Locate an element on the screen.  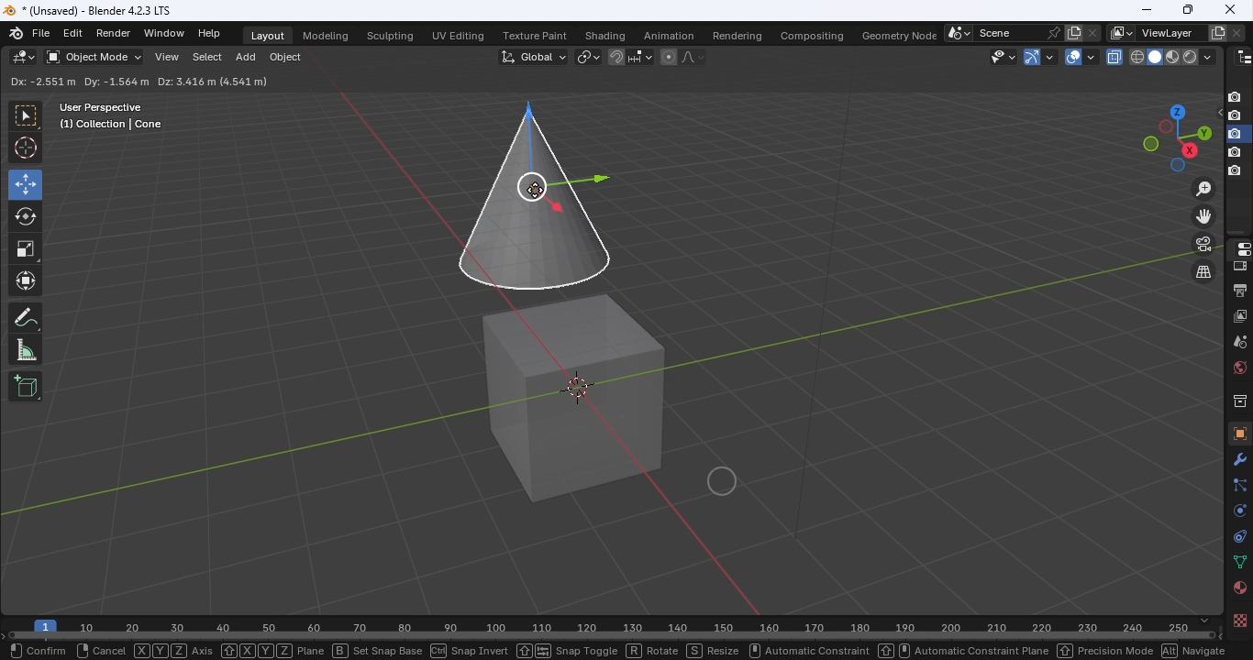
Browse scene to be linked is located at coordinates (957, 31).